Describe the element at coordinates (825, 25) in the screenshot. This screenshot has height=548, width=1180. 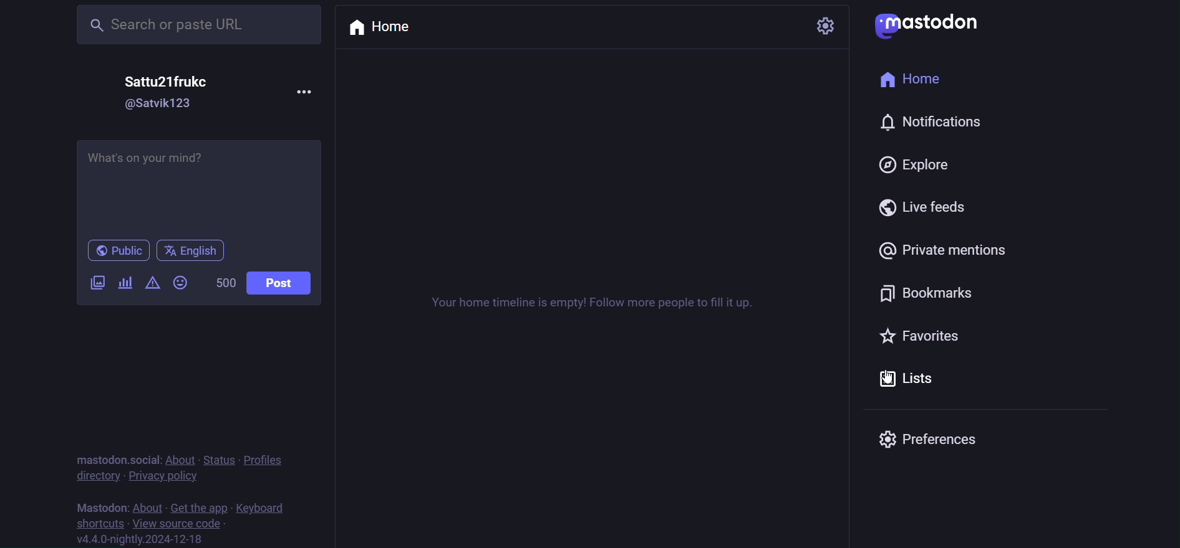
I see `setting` at that location.